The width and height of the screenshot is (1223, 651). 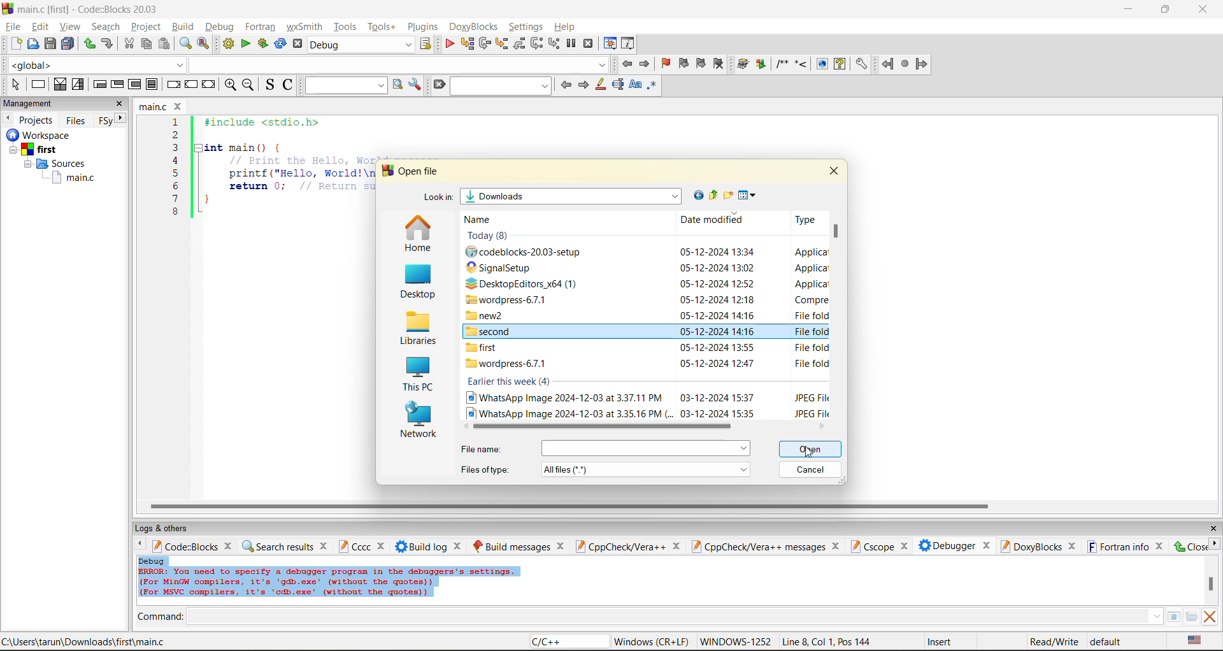 I want to click on search, so click(x=106, y=26).